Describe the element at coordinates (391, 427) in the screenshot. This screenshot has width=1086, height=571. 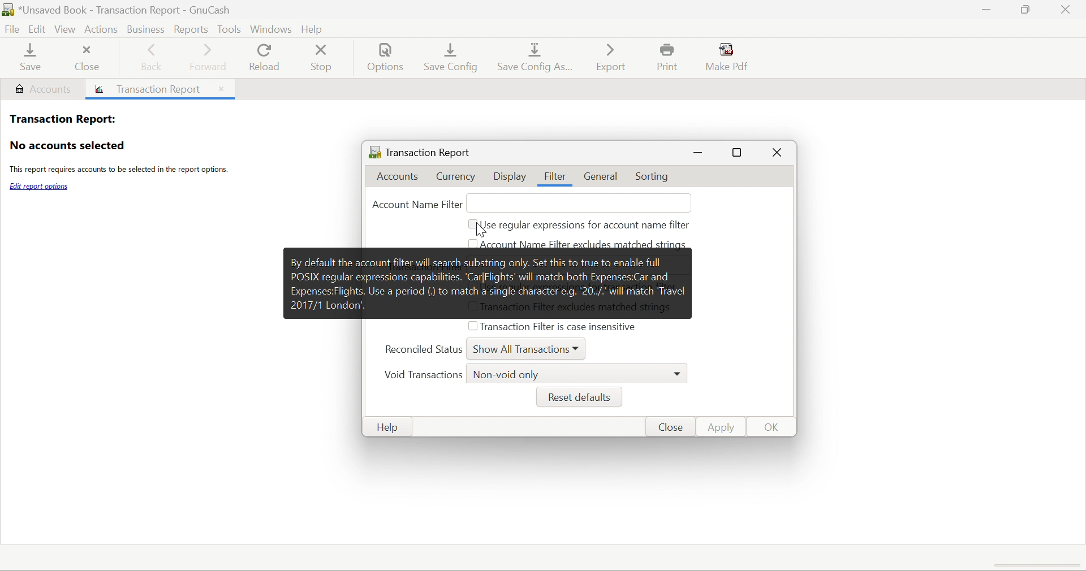
I see `Help` at that location.